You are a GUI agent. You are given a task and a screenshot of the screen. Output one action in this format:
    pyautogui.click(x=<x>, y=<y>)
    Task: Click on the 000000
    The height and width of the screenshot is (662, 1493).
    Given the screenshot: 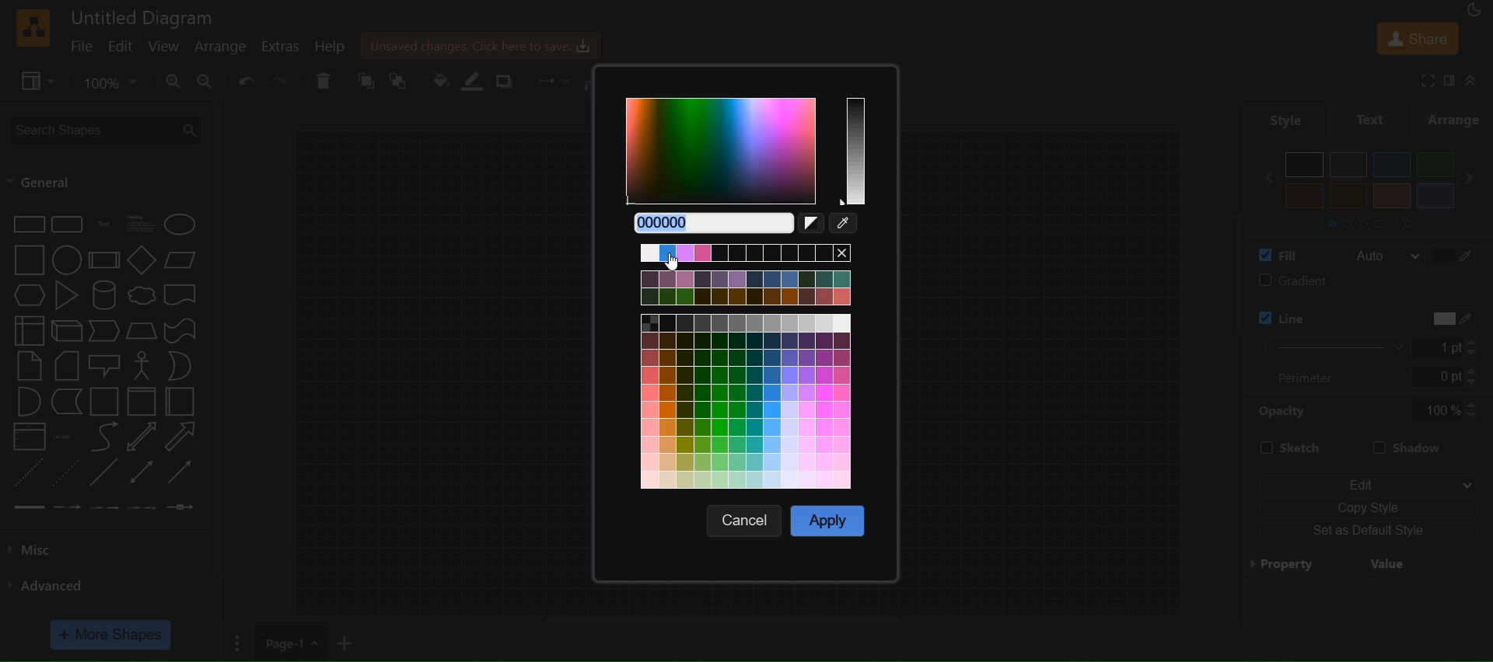 What is the action you would take?
    pyautogui.click(x=708, y=223)
    